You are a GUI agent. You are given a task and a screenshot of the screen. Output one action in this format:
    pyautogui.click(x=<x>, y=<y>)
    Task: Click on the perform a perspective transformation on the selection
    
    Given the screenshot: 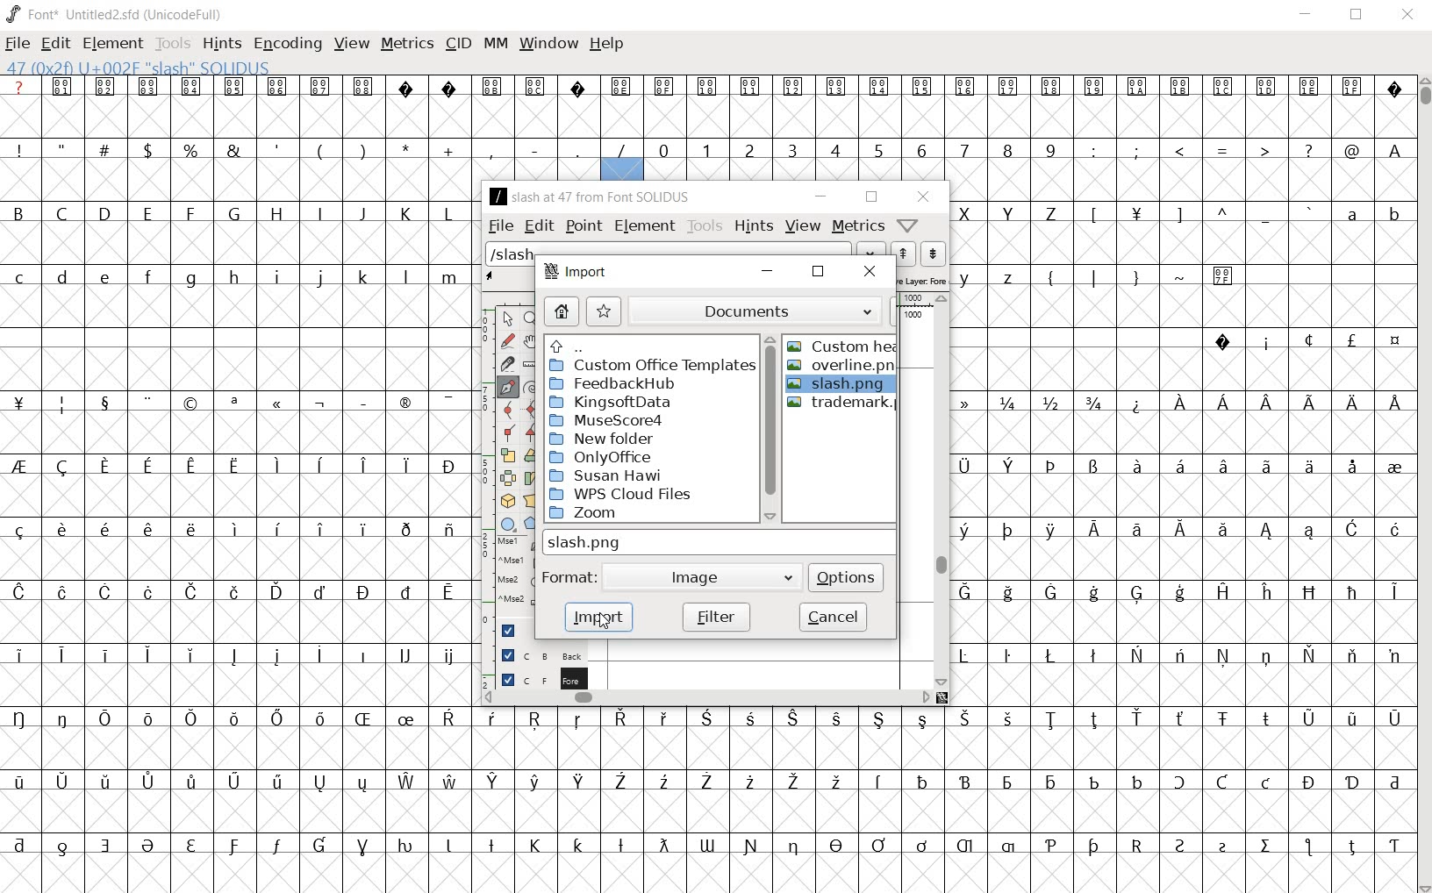 What is the action you would take?
    pyautogui.click(x=530, y=502)
    